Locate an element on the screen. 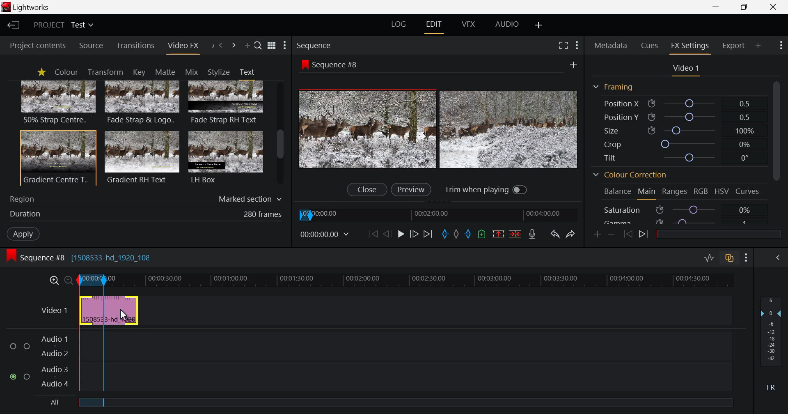 The height and width of the screenshot is (414, 788). Transform is located at coordinates (108, 72).